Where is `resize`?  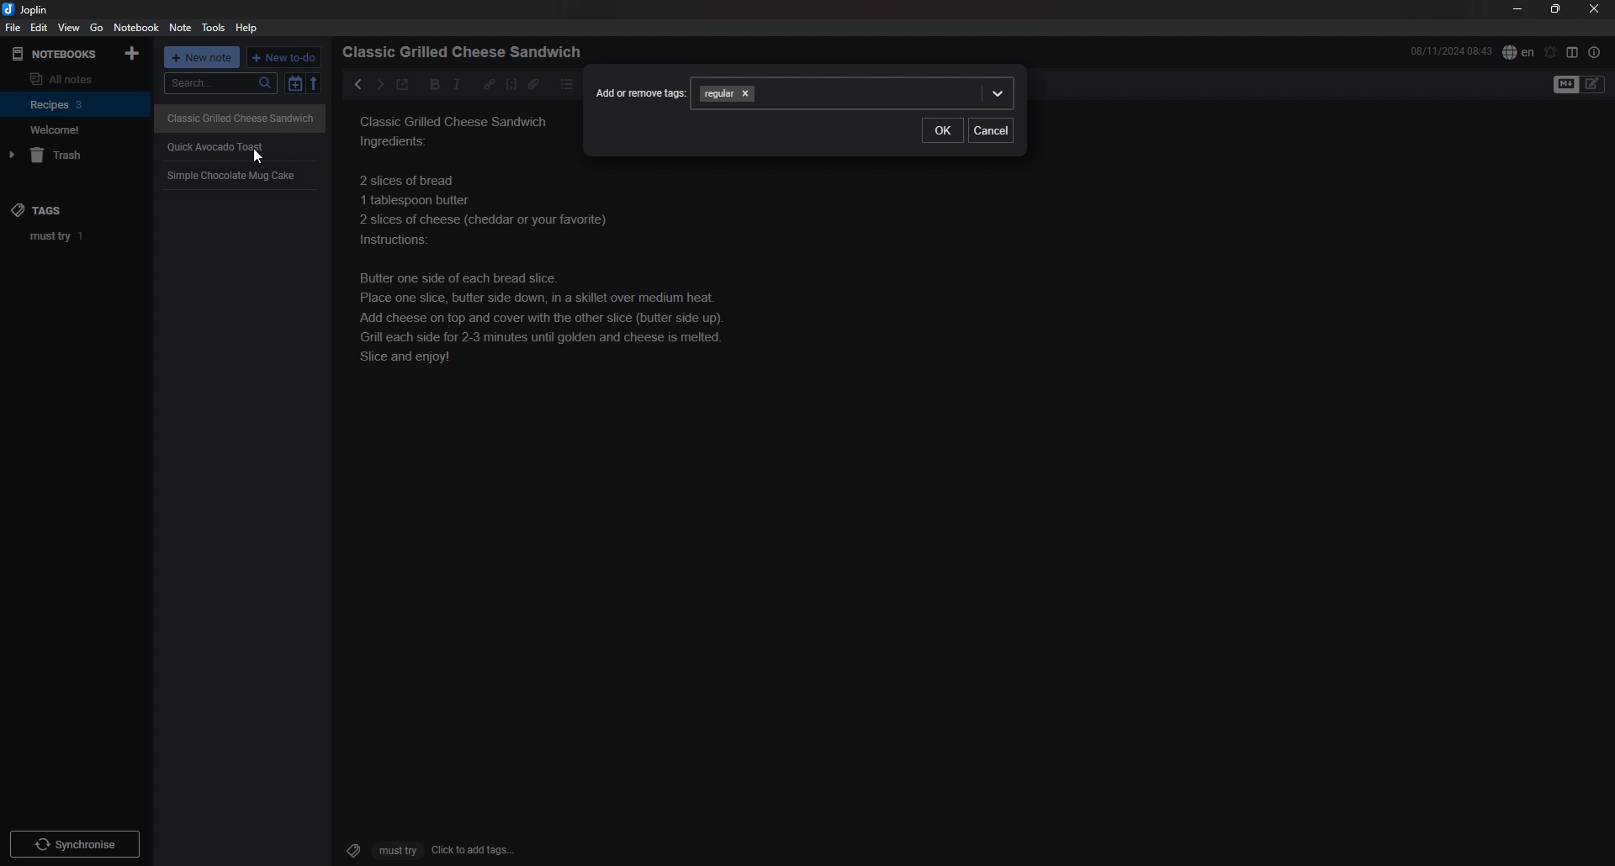 resize is located at coordinates (1555, 9).